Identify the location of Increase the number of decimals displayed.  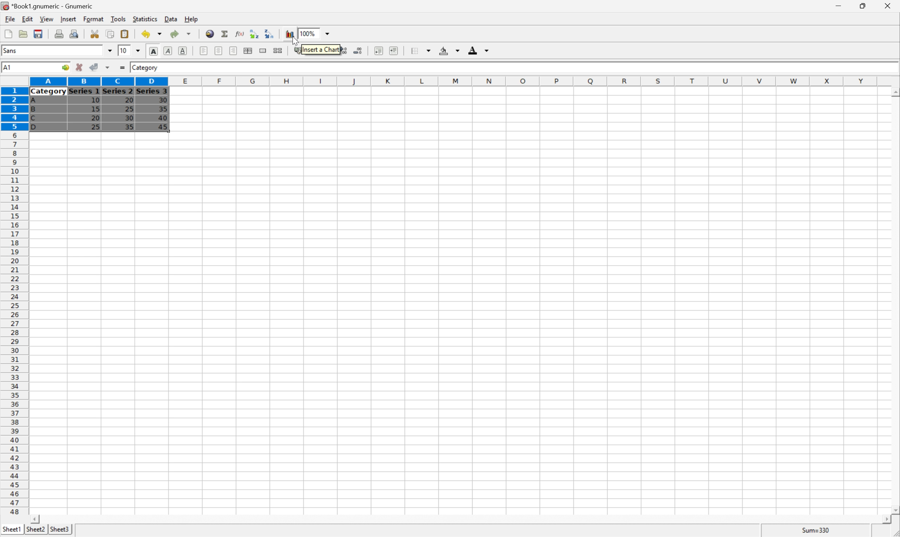
(344, 50).